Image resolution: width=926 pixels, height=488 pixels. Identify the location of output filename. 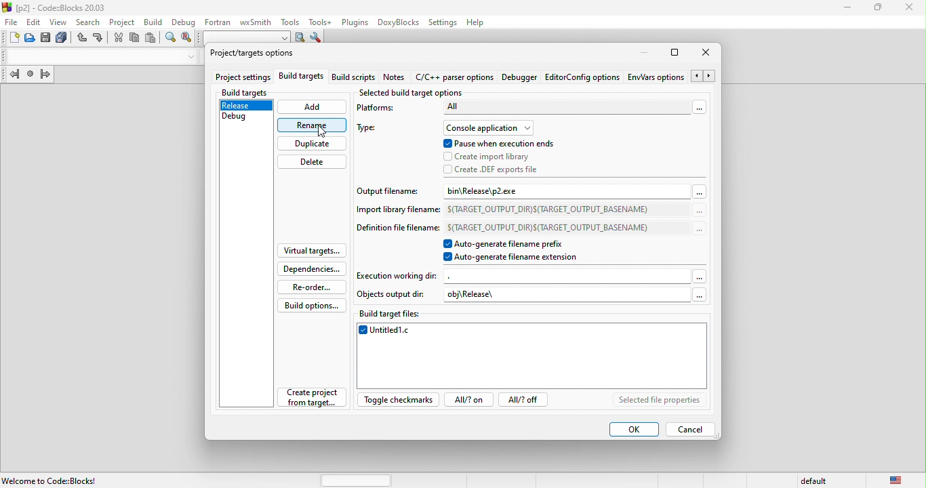
(390, 194).